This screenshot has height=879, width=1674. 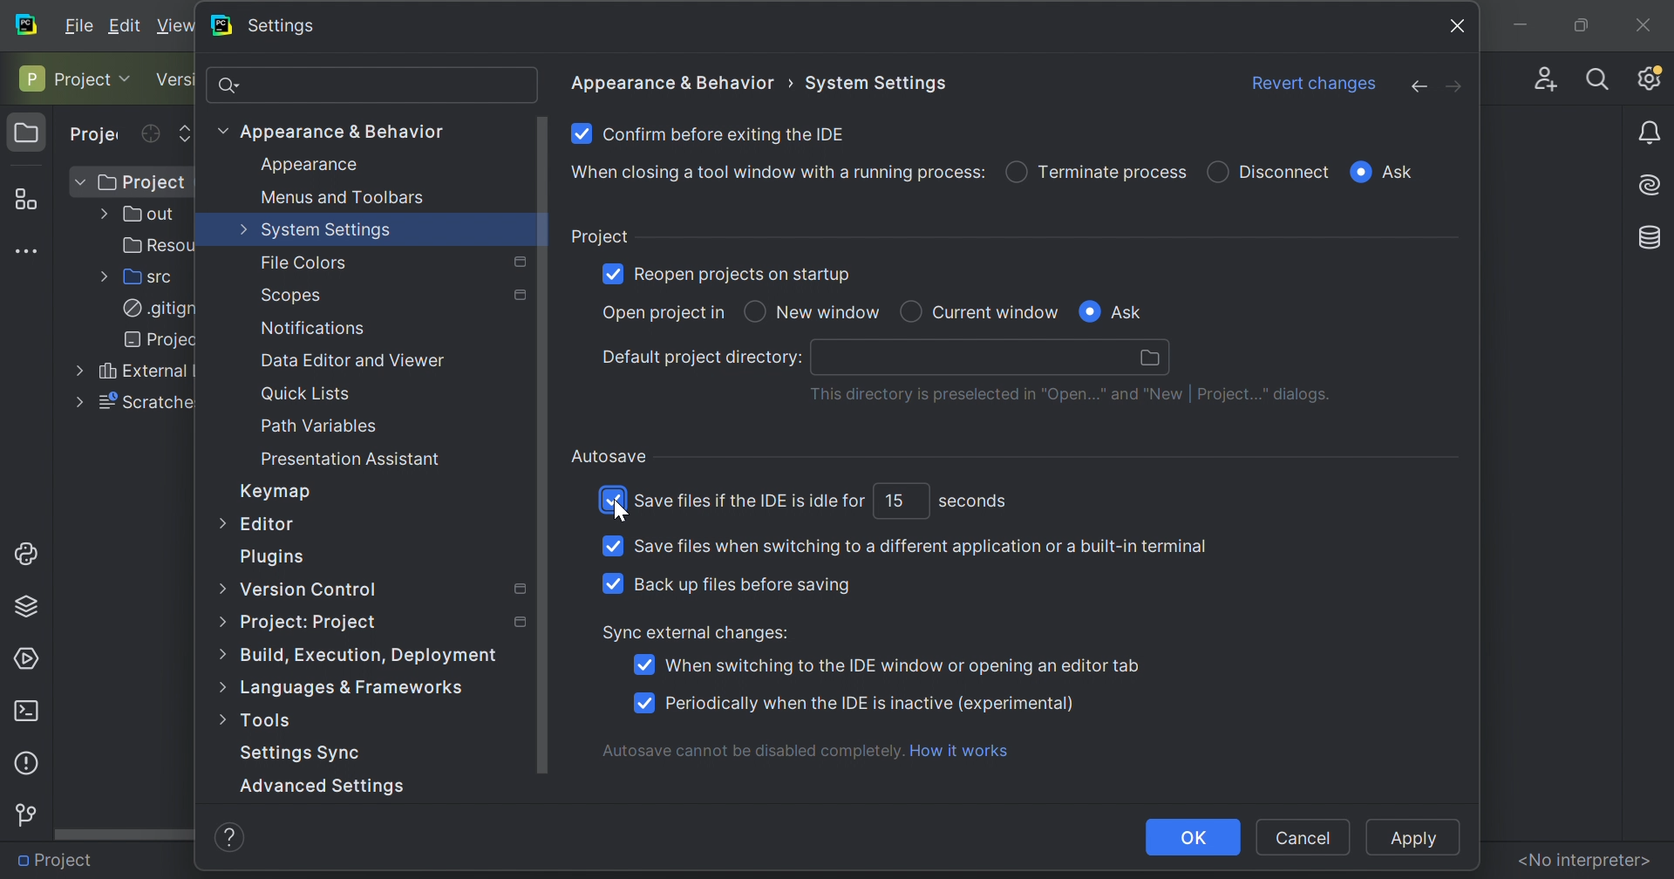 I want to click on Revert changes, so click(x=1317, y=82).